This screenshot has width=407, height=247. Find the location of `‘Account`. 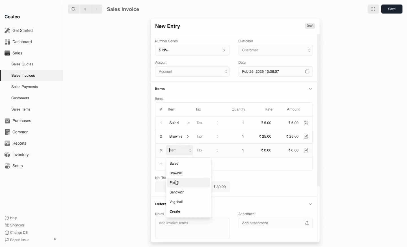

‘Account is located at coordinates (163, 62).